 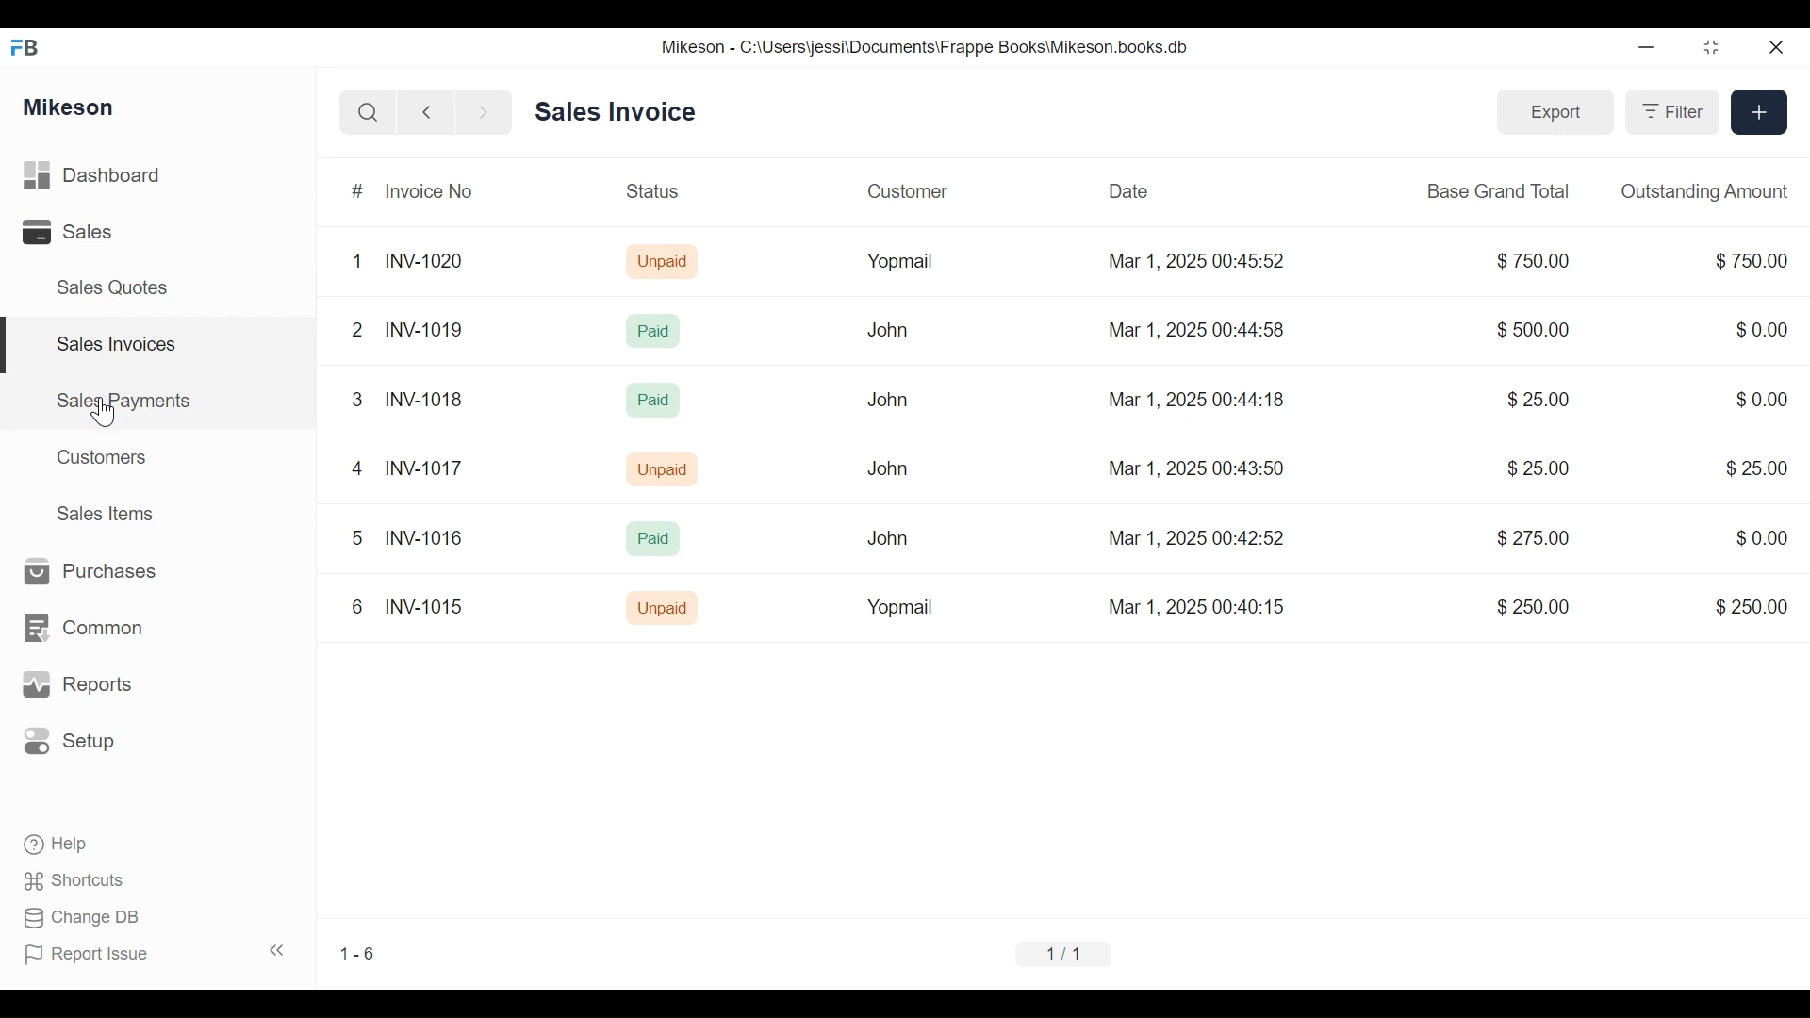 What do you see at coordinates (352, 193) in the screenshot?
I see `Hashtag ` at bounding box center [352, 193].